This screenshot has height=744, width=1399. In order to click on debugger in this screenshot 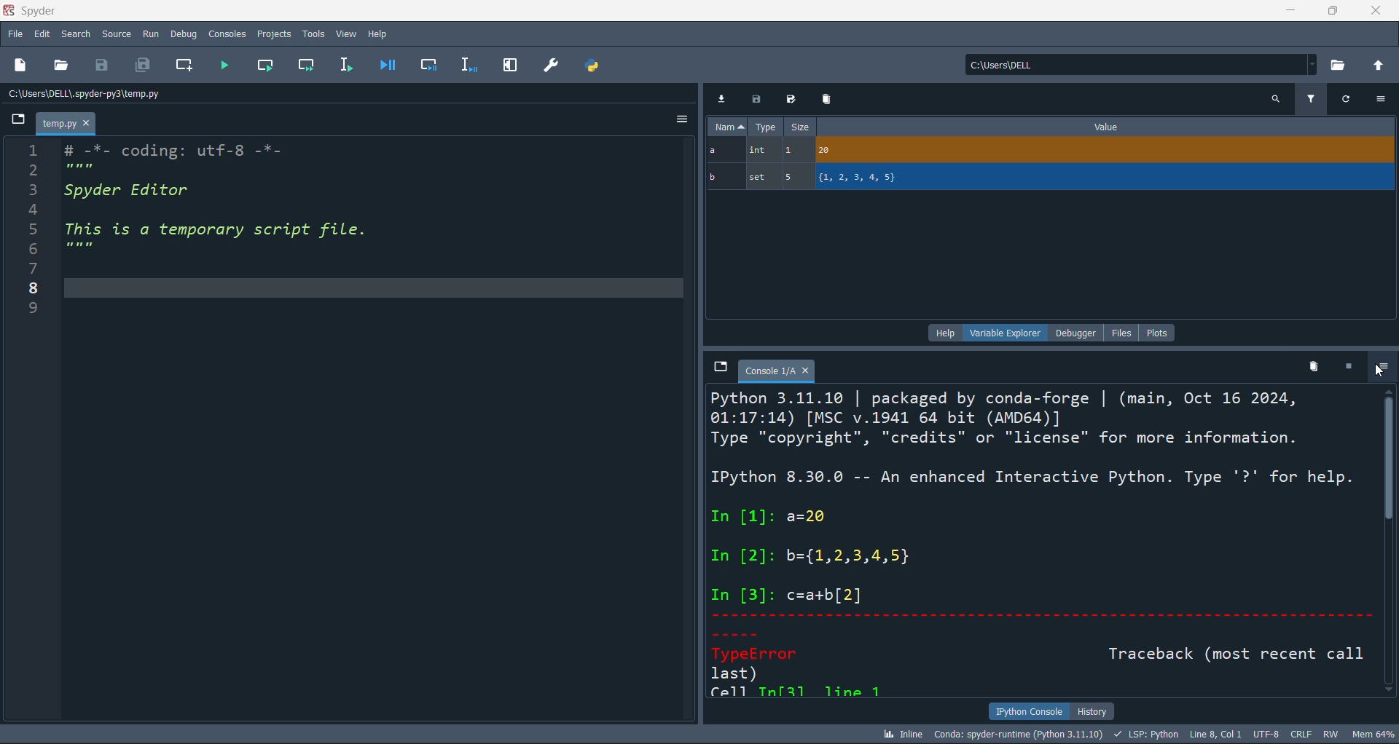, I will do `click(1078, 332)`.